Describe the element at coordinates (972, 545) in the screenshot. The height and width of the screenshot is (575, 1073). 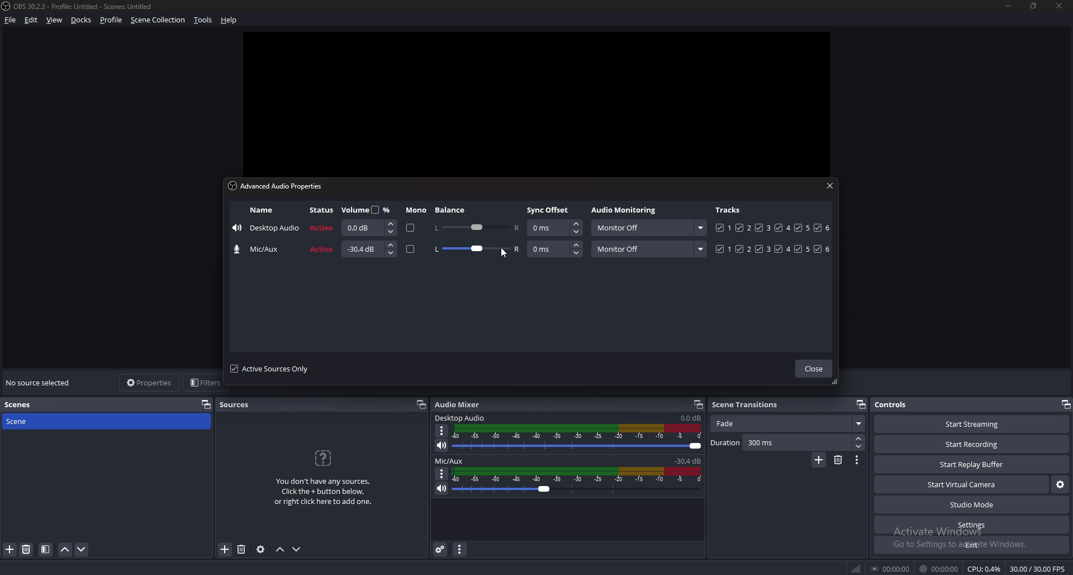
I see `exit` at that location.